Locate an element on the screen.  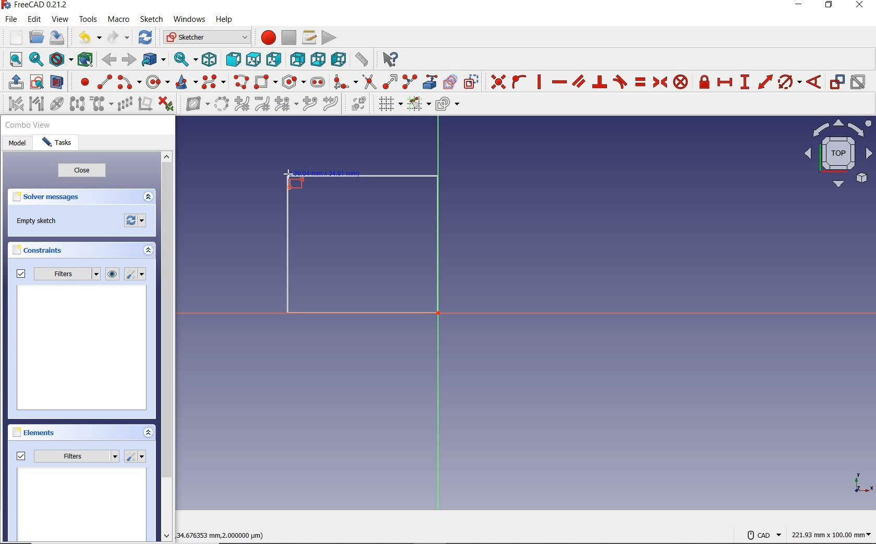
constrain distance is located at coordinates (764, 82).